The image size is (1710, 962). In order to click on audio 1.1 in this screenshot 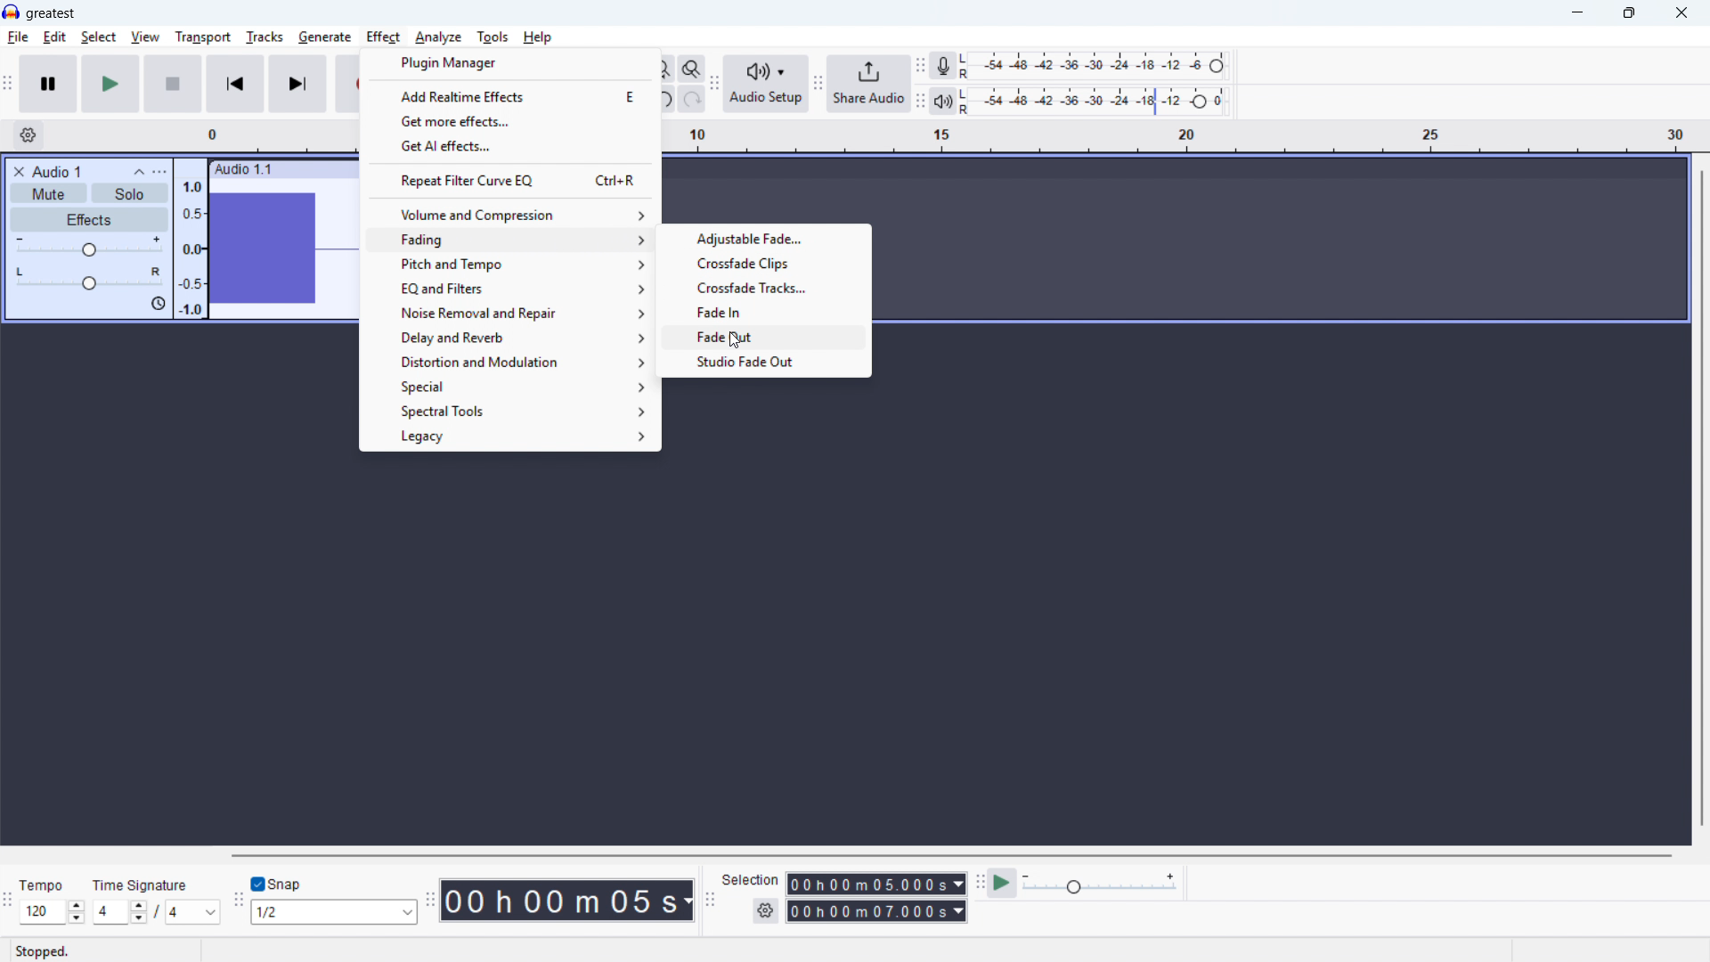, I will do `click(243, 167)`.